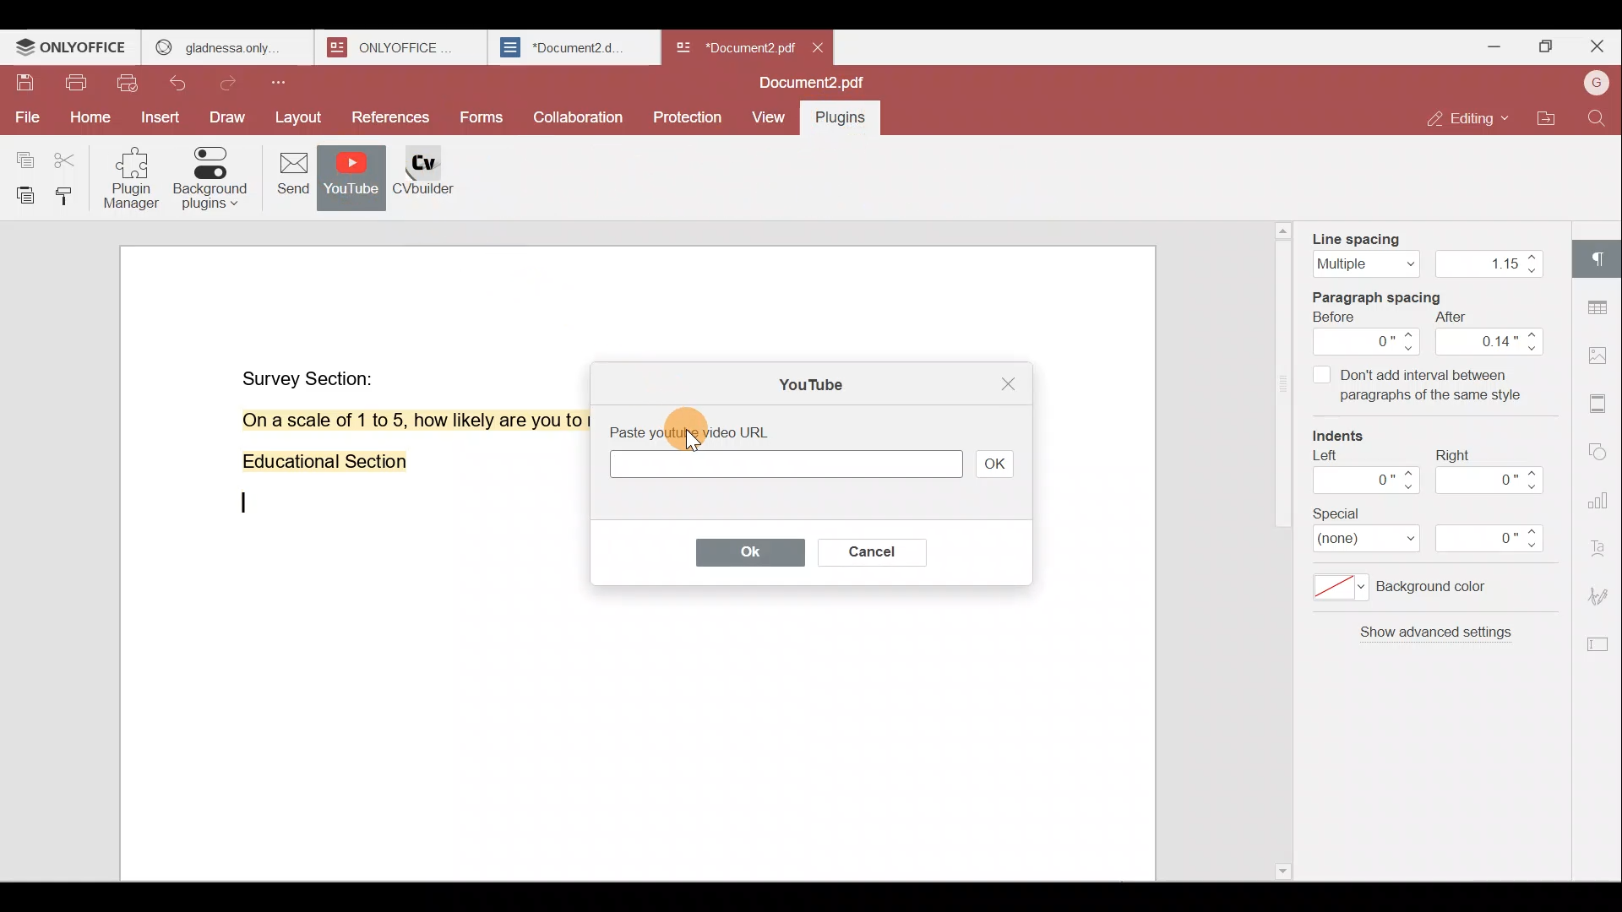 The width and height of the screenshot is (1622, 912). Describe the element at coordinates (1471, 118) in the screenshot. I see `Editing mode` at that location.